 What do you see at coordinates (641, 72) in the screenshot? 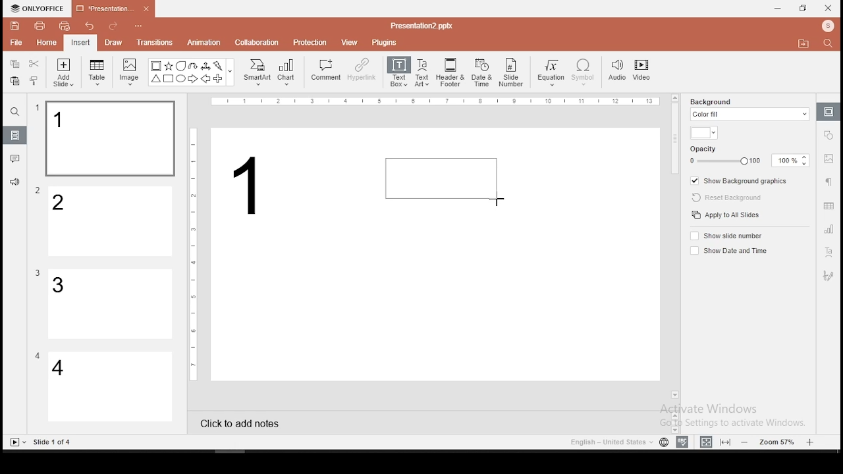
I see `video` at bounding box center [641, 72].